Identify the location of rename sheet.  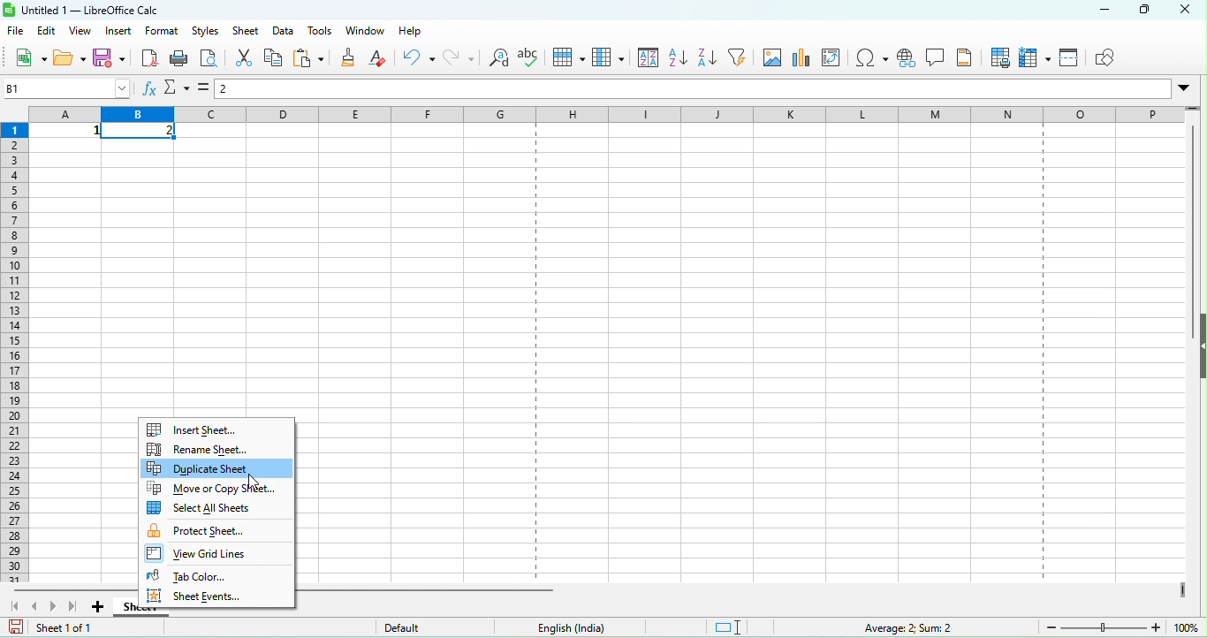
(216, 449).